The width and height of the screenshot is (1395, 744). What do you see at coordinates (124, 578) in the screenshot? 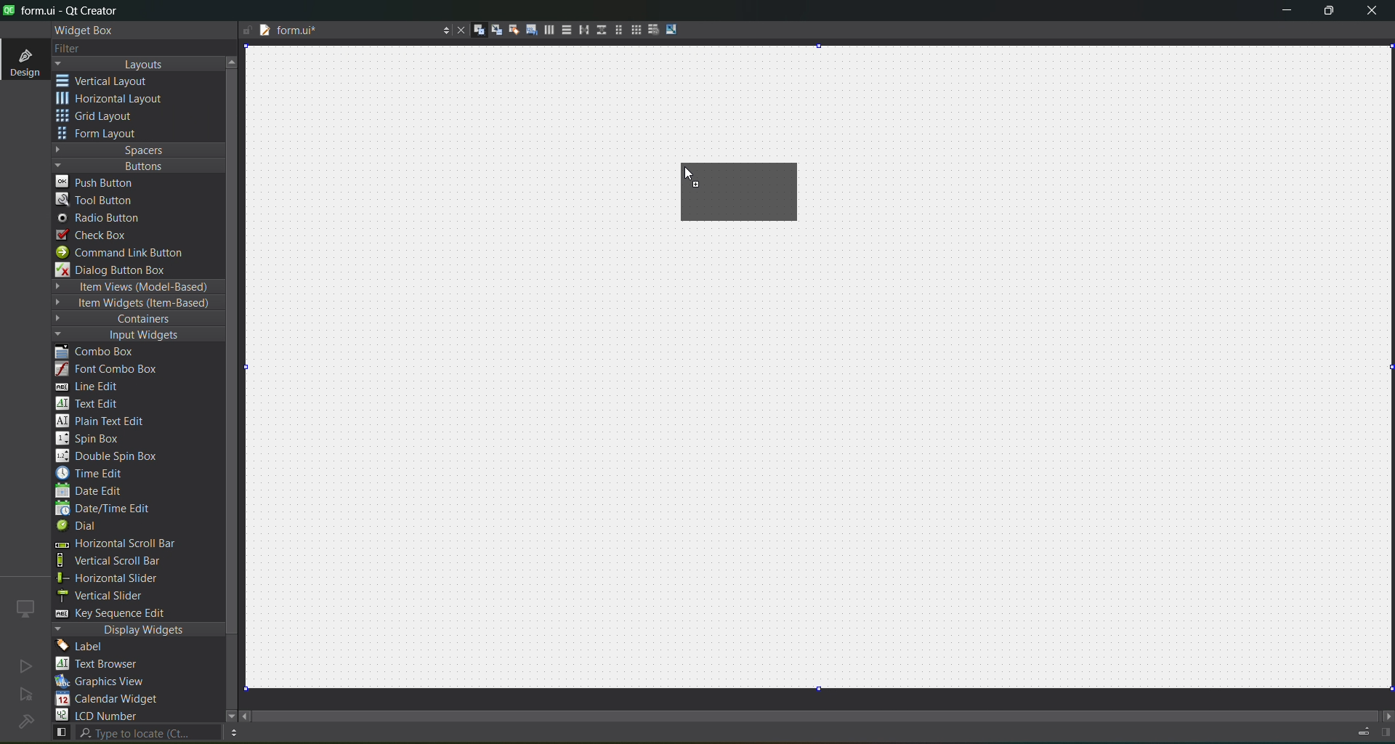
I see `horizontal slider` at bounding box center [124, 578].